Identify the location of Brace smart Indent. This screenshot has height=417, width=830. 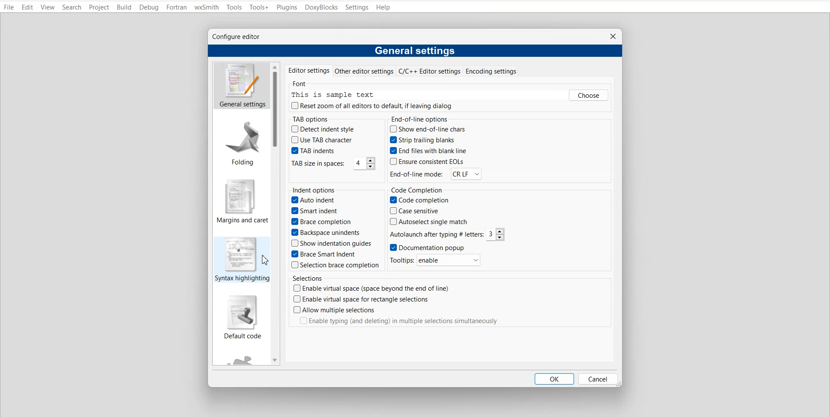
(325, 254).